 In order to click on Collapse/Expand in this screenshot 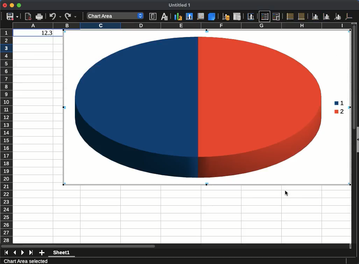, I will do `click(358, 140)`.